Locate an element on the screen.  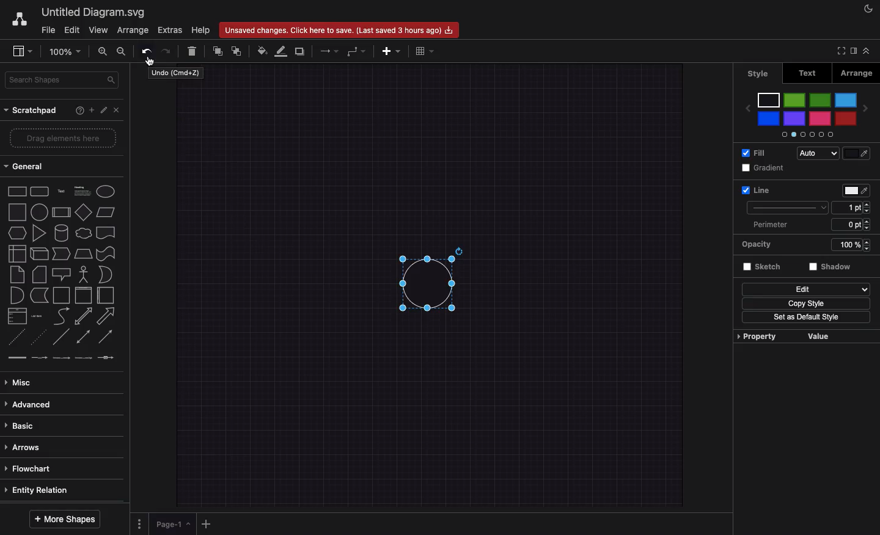
Arrows is located at coordinates (27, 446).